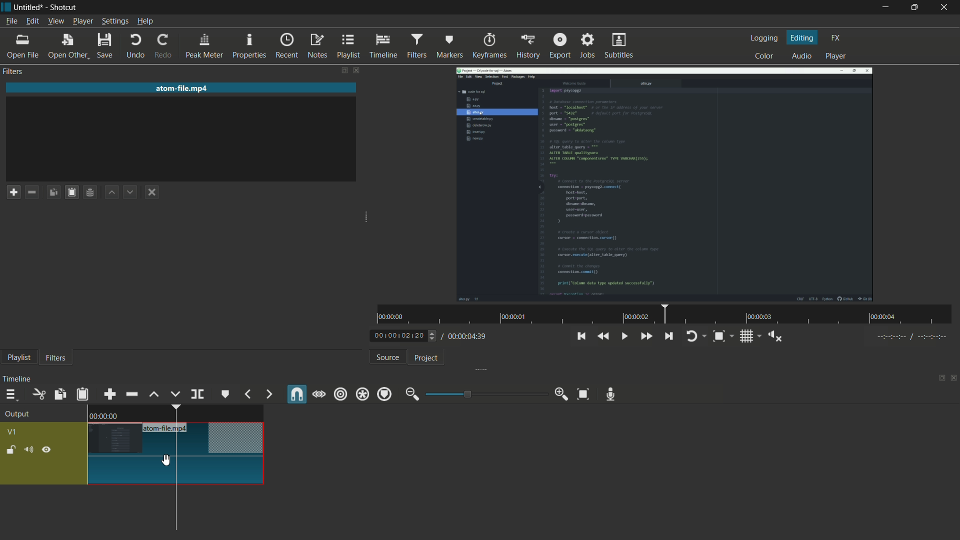  What do you see at coordinates (131, 394) in the screenshot?
I see `ripple delete` at bounding box center [131, 394].